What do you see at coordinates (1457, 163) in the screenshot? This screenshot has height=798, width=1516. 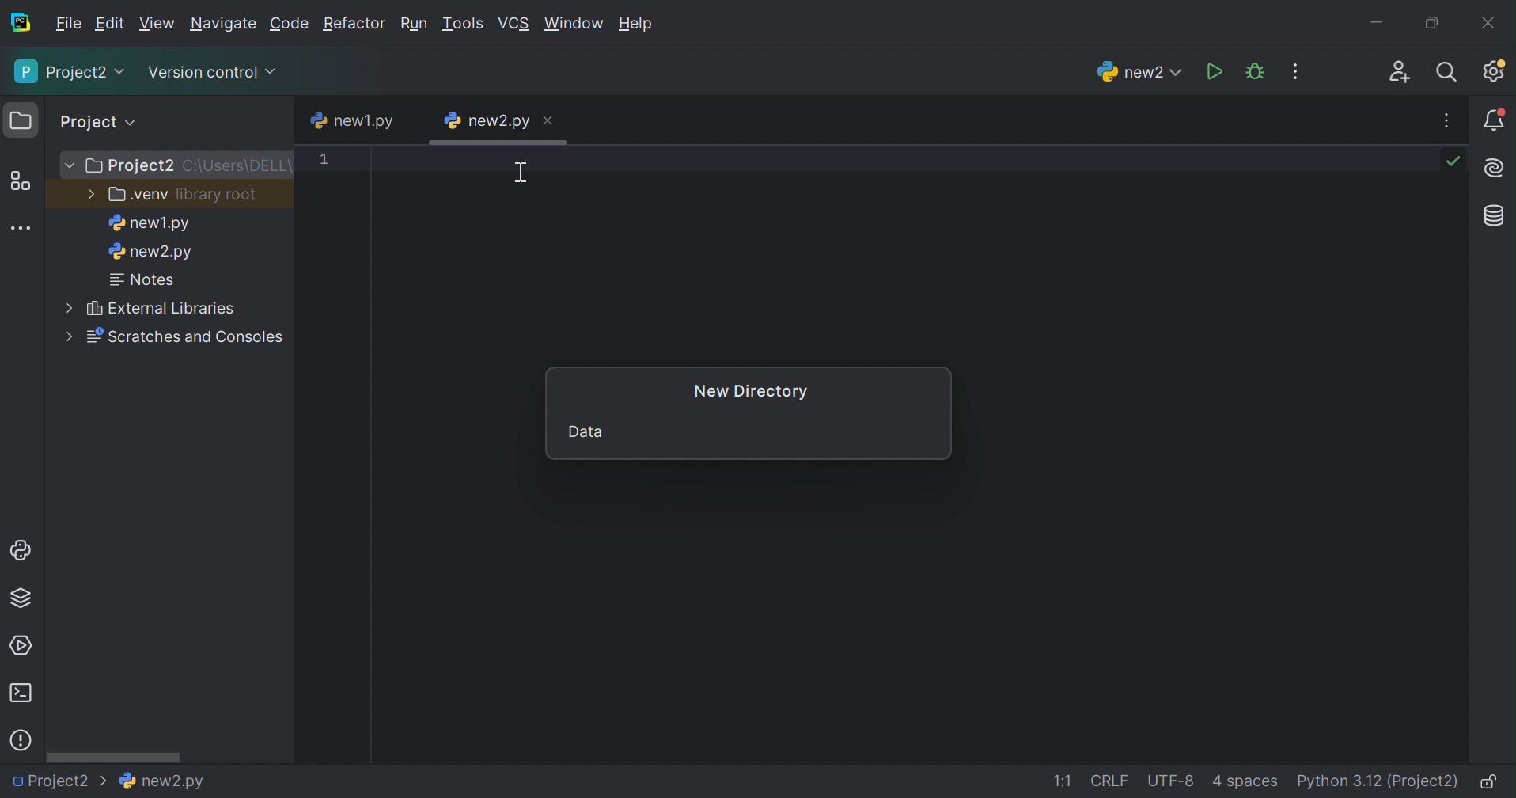 I see `No problems found` at bounding box center [1457, 163].